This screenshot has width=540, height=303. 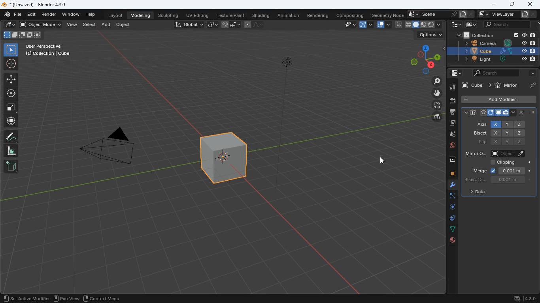 What do you see at coordinates (190, 24) in the screenshot?
I see `global` at bounding box center [190, 24].